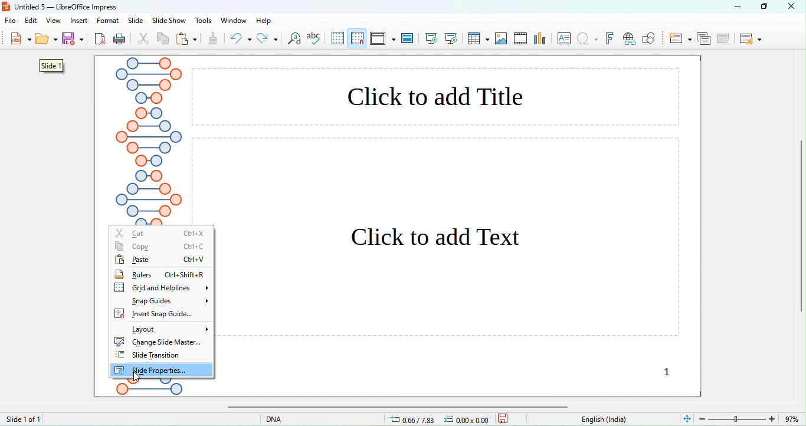 The height and width of the screenshot is (426, 806). I want to click on fontwork text, so click(611, 38).